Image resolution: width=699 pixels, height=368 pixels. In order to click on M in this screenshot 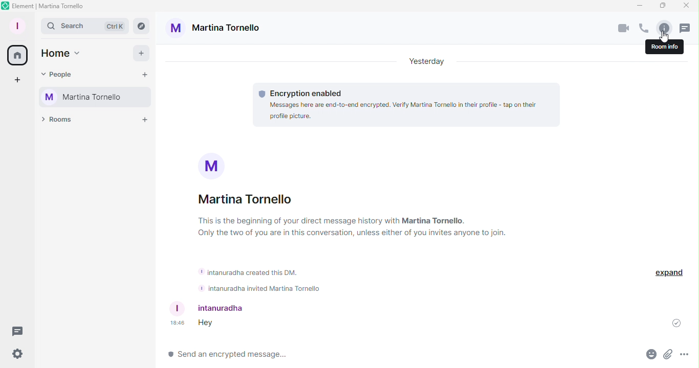, I will do `click(213, 165)`.